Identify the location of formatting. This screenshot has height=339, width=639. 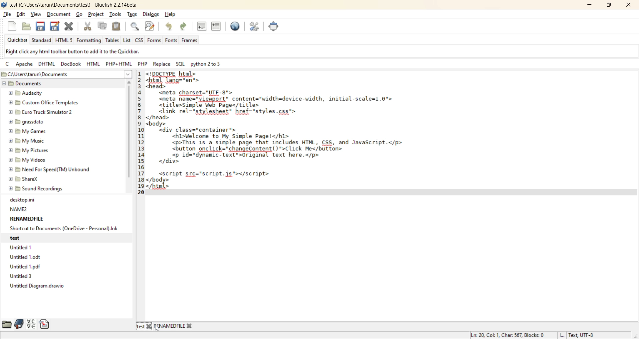
(90, 40).